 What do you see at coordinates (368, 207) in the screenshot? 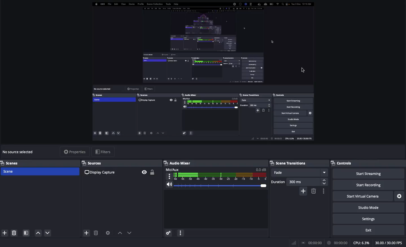
I see `Studio mode` at bounding box center [368, 207].